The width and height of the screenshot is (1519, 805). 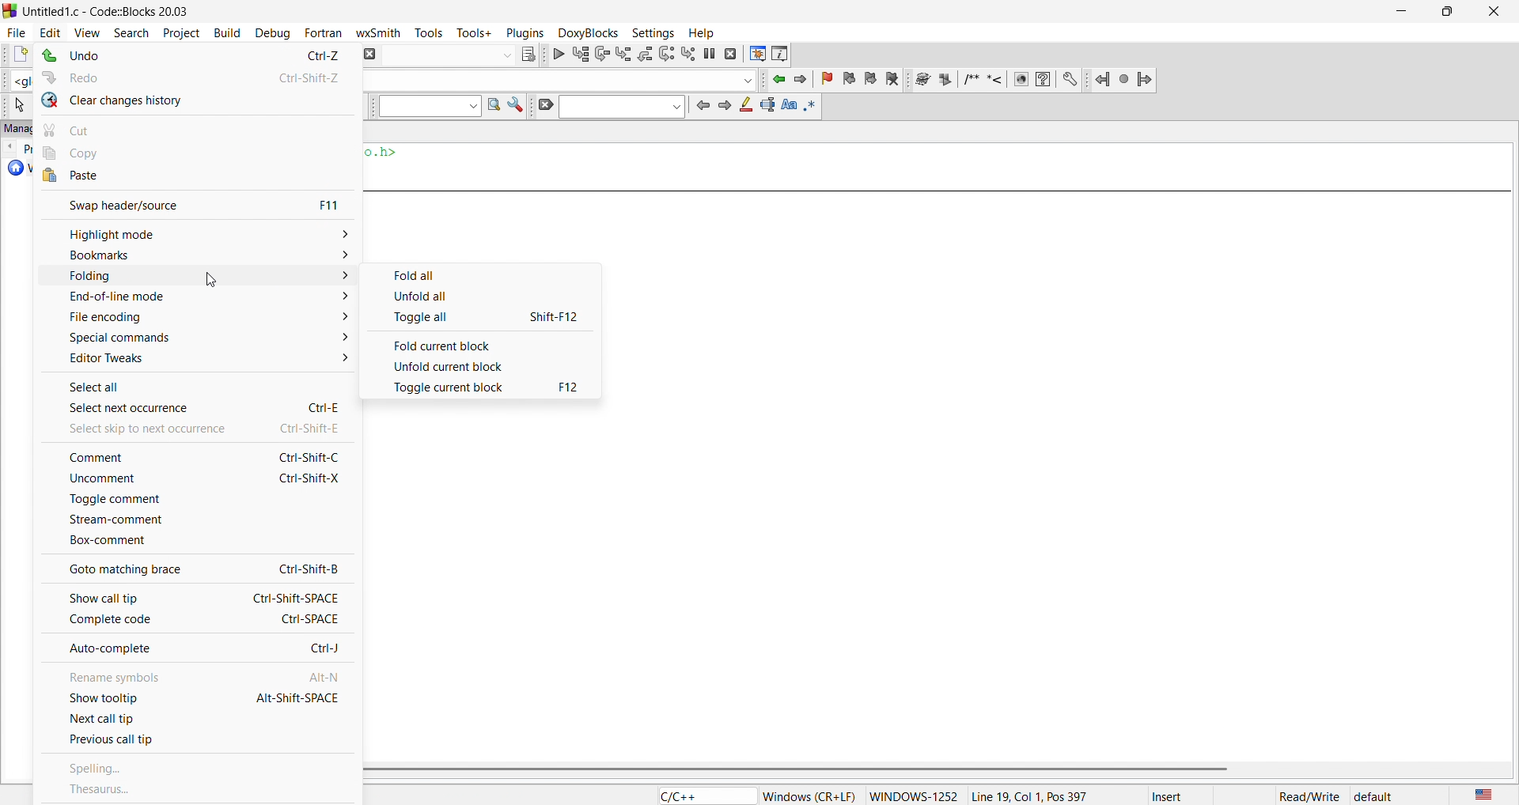 I want to click on debug/continue, so click(x=557, y=54).